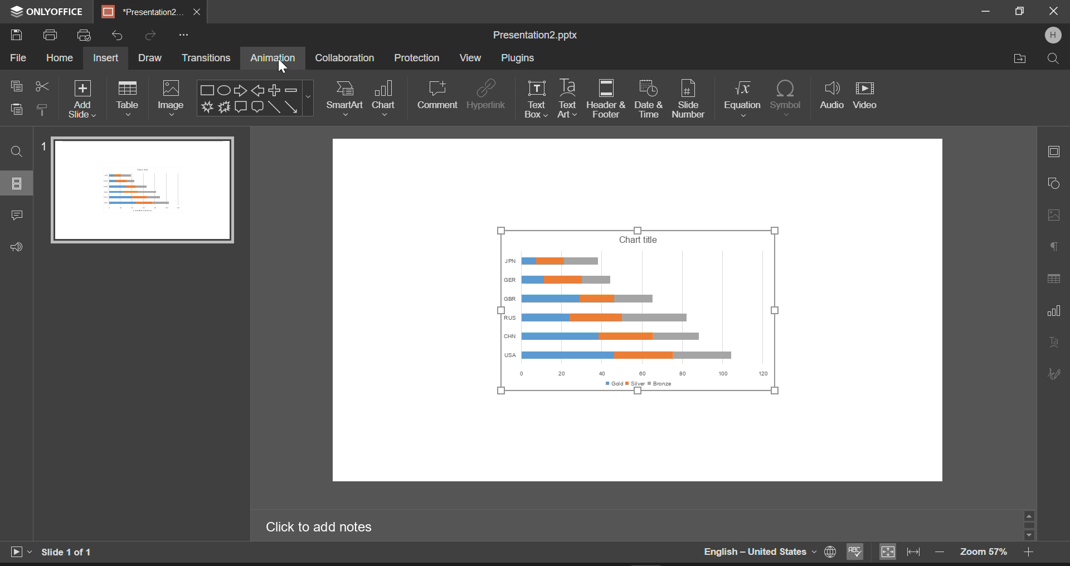 The width and height of the screenshot is (1070, 566). I want to click on Cut, so click(42, 84).